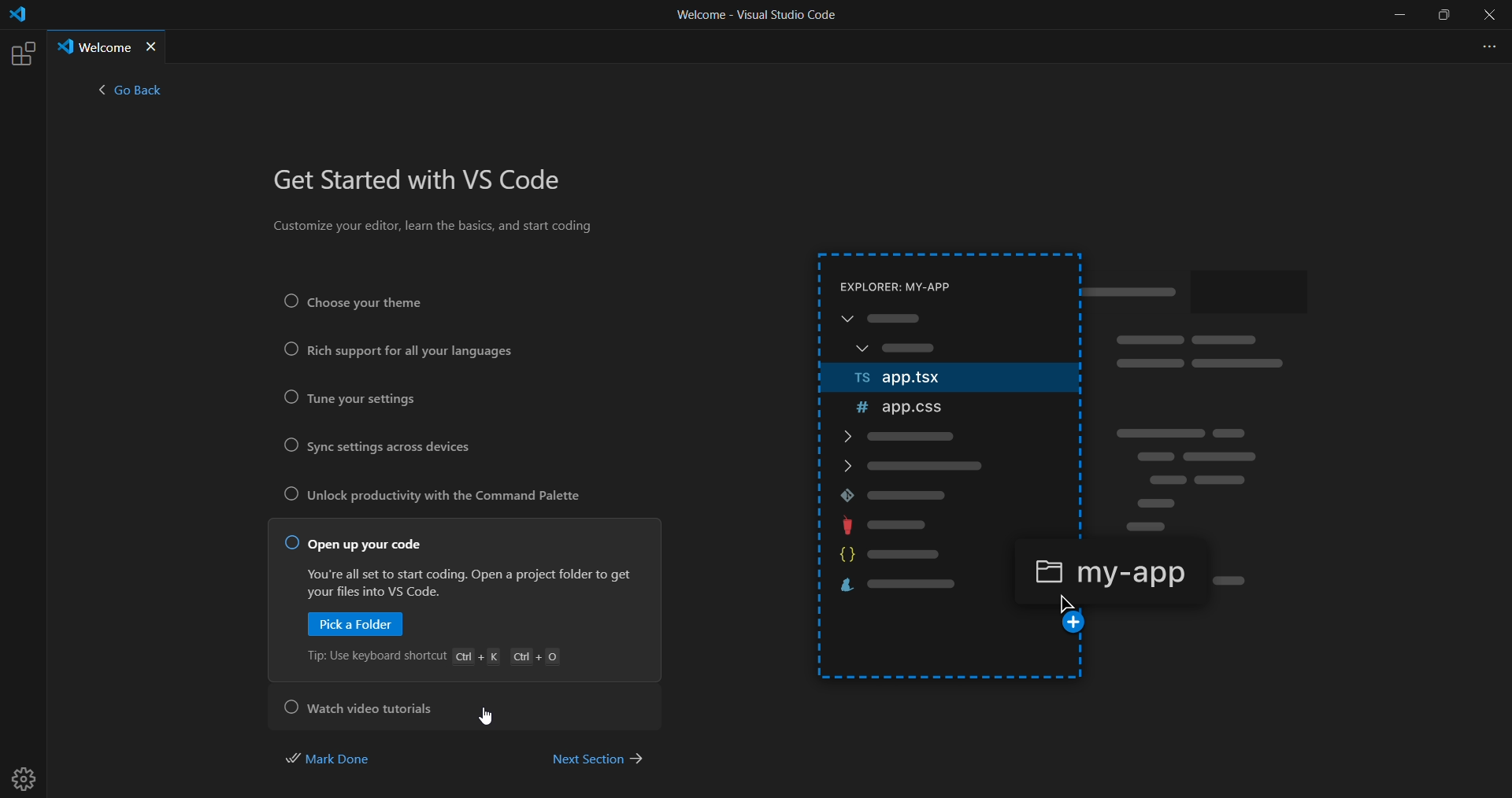 Image resolution: width=1512 pixels, height=798 pixels. I want to click on get started with VS Code, so click(424, 182).